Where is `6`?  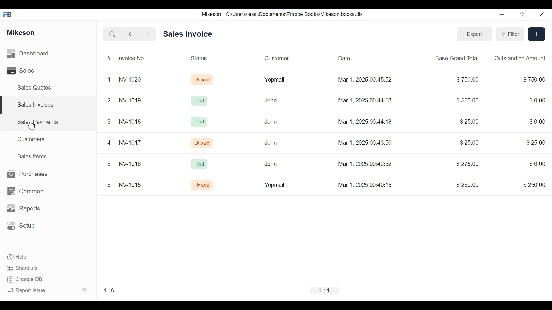
6 is located at coordinates (108, 185).